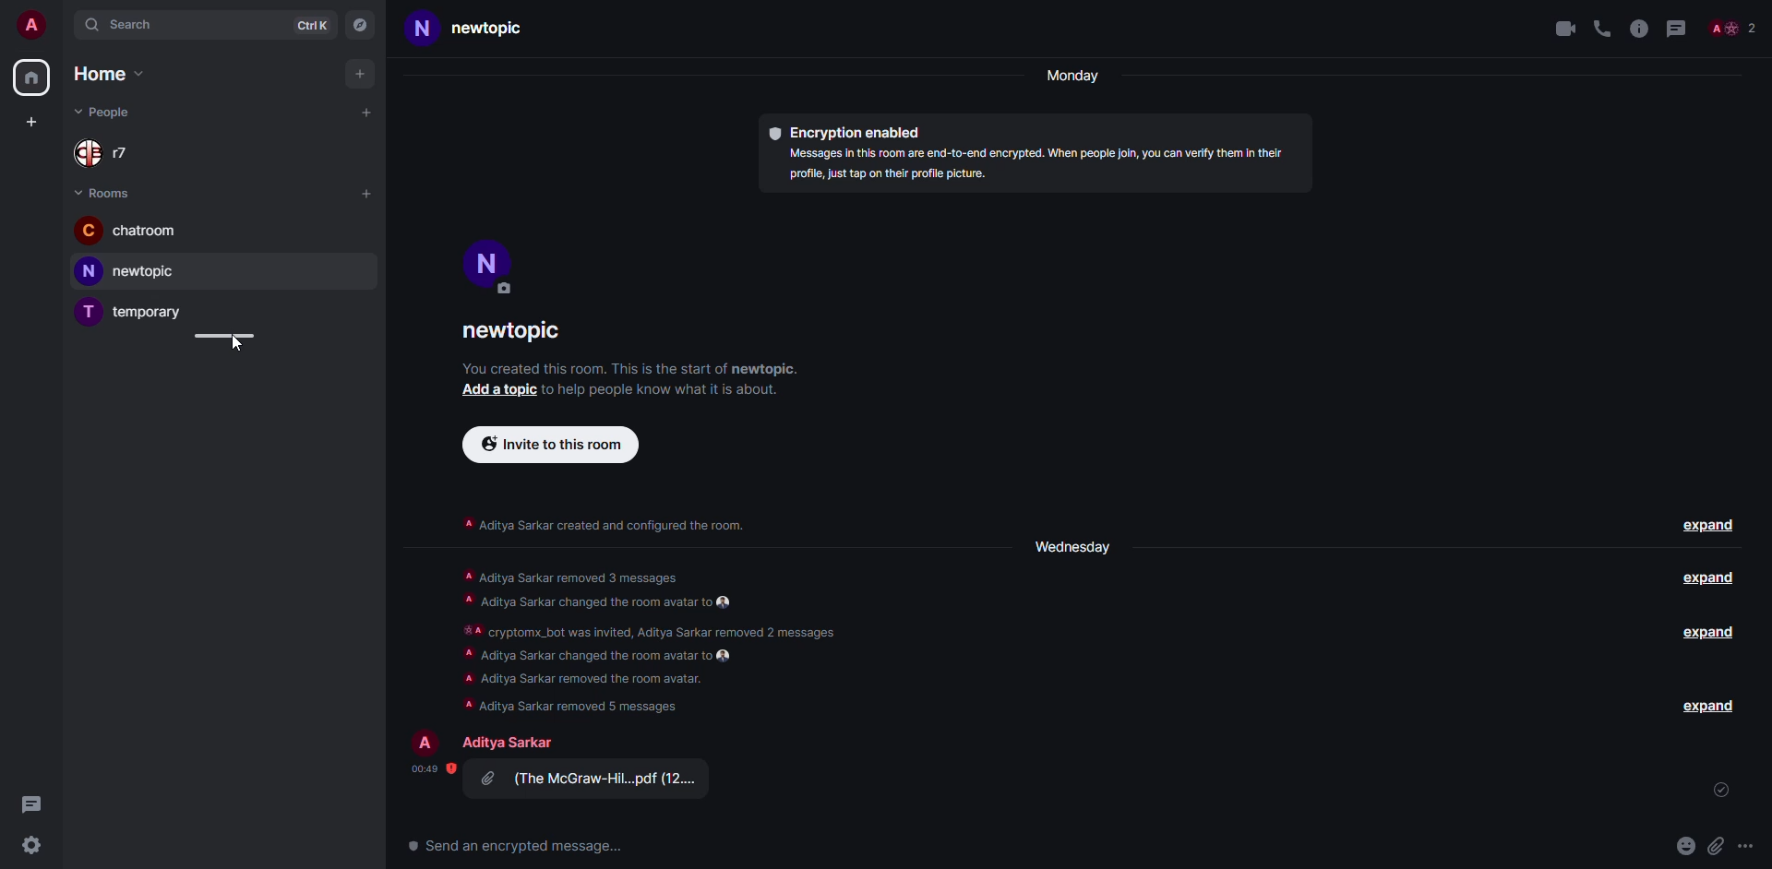 The height and width of the screenshot is (869, 1772). What do you see at coordinates (427, 742) in the screenshot?
I see `profile` at bounding box center [427, 742].